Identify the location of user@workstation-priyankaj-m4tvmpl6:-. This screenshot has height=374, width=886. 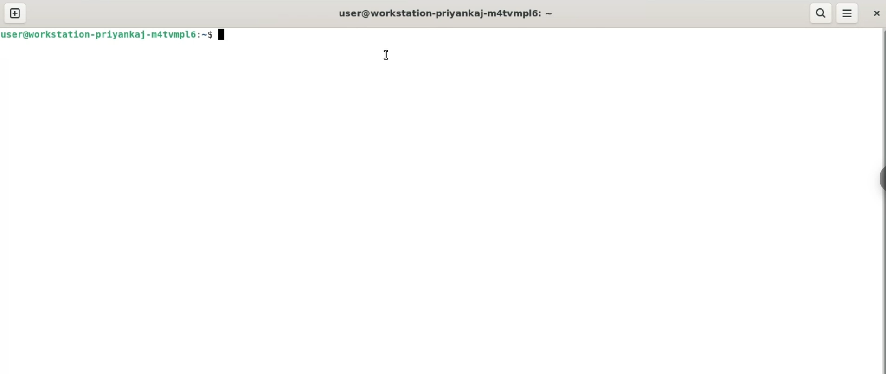
(446, 13).